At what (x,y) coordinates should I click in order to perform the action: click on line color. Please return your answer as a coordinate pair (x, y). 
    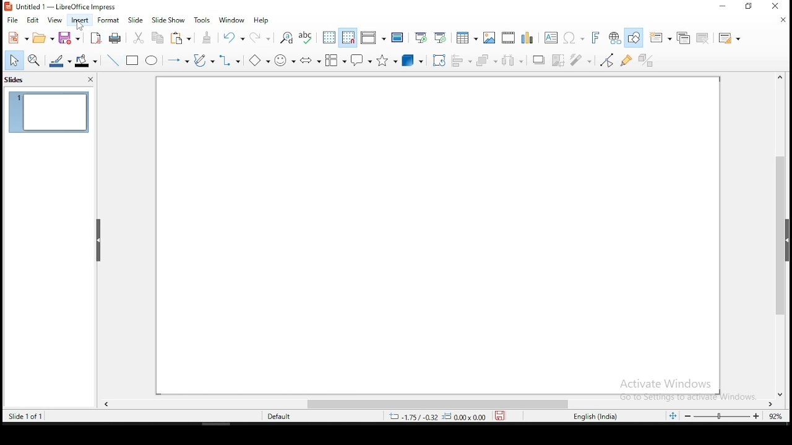
    Looking at the image, I should click on (61, 61).